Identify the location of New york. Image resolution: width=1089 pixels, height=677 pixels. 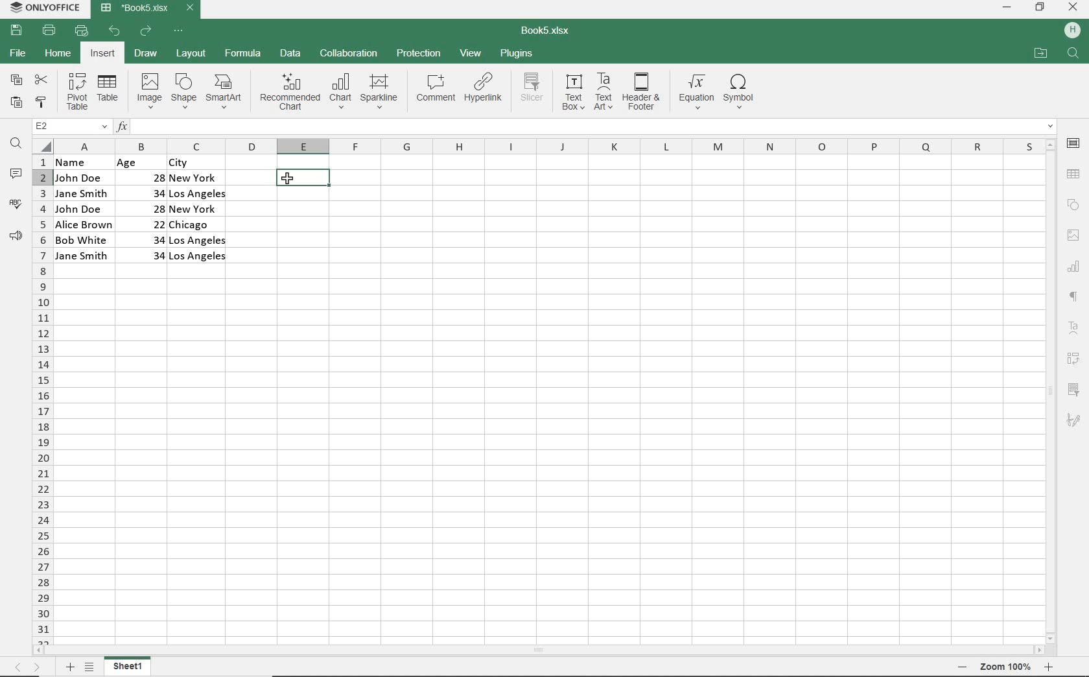
(196, 179).